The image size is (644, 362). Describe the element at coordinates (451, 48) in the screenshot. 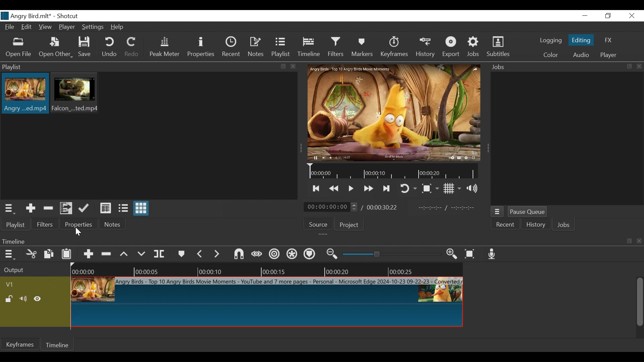

I see `Export` at that location.